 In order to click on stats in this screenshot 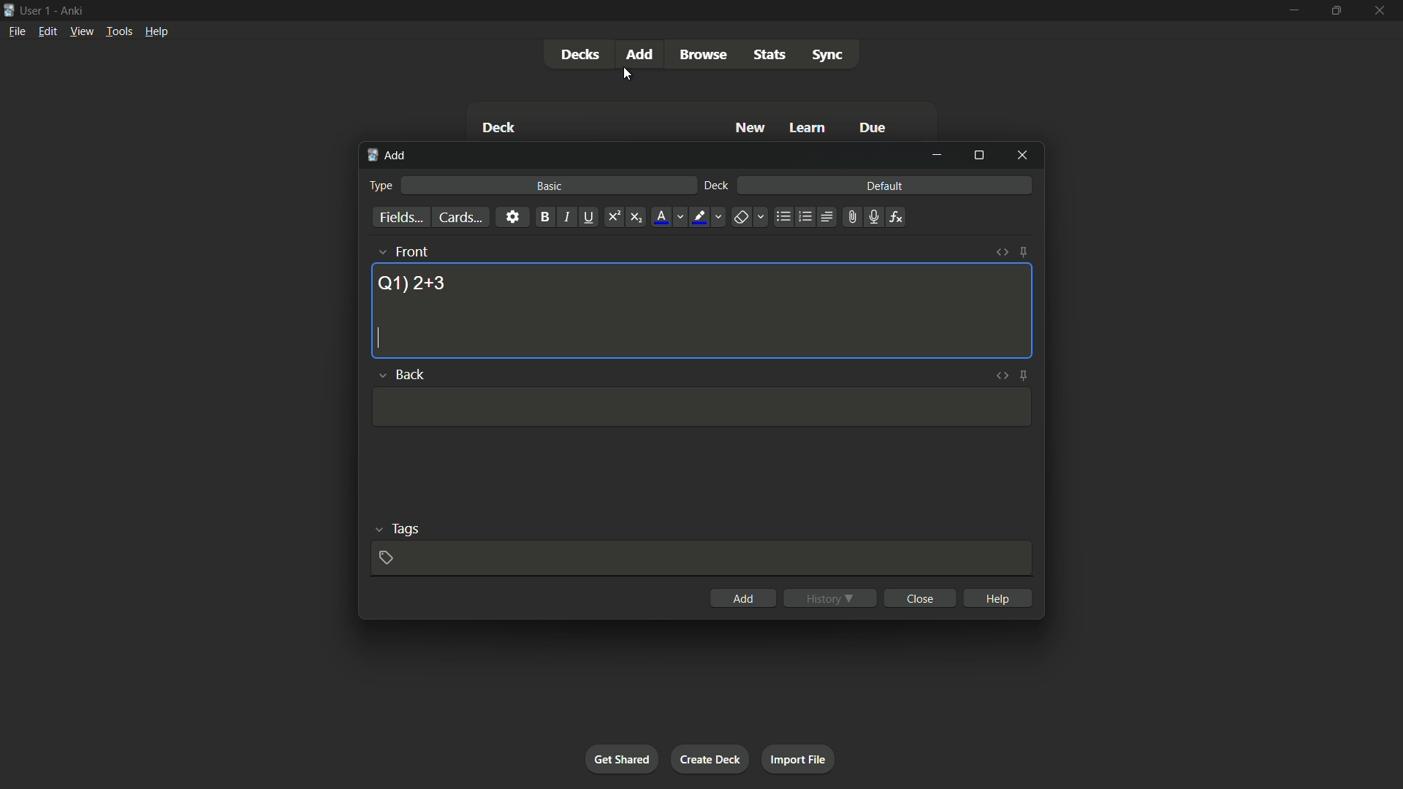, I will do `click(771, 55)`.